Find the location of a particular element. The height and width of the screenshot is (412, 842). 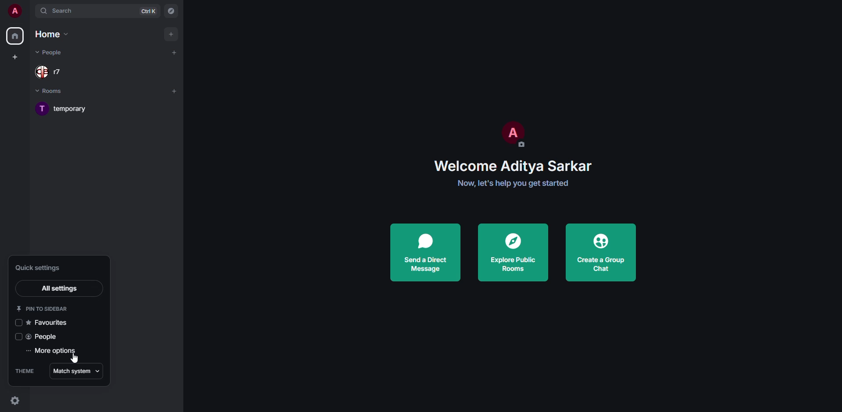

theme is located at coordinates (25, 371).